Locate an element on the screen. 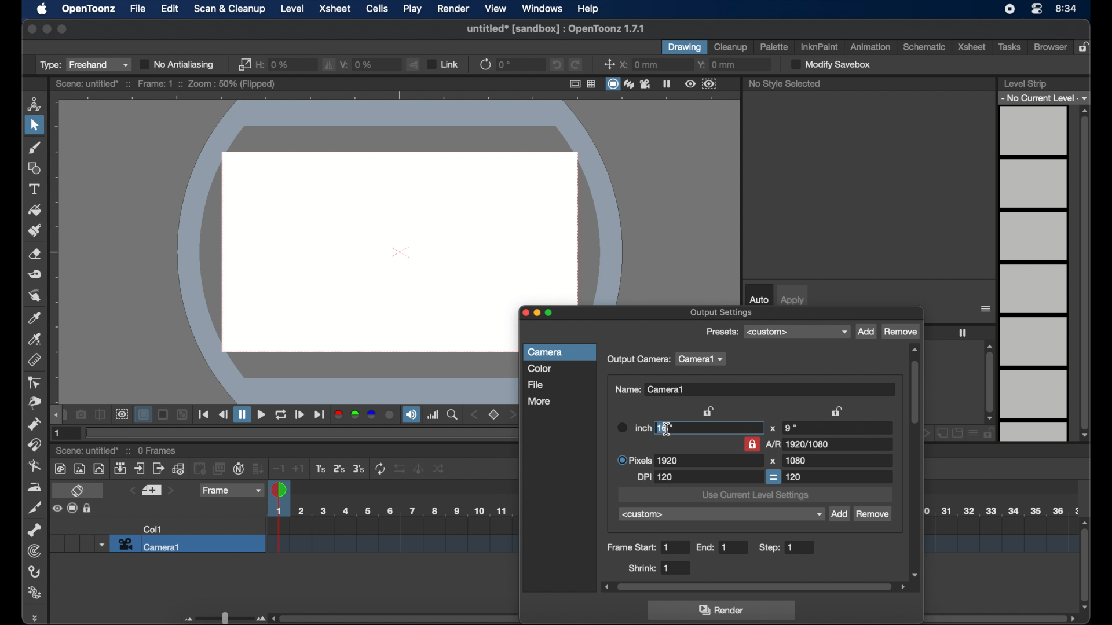  scroll bar is located at coordinates (1003, 618).